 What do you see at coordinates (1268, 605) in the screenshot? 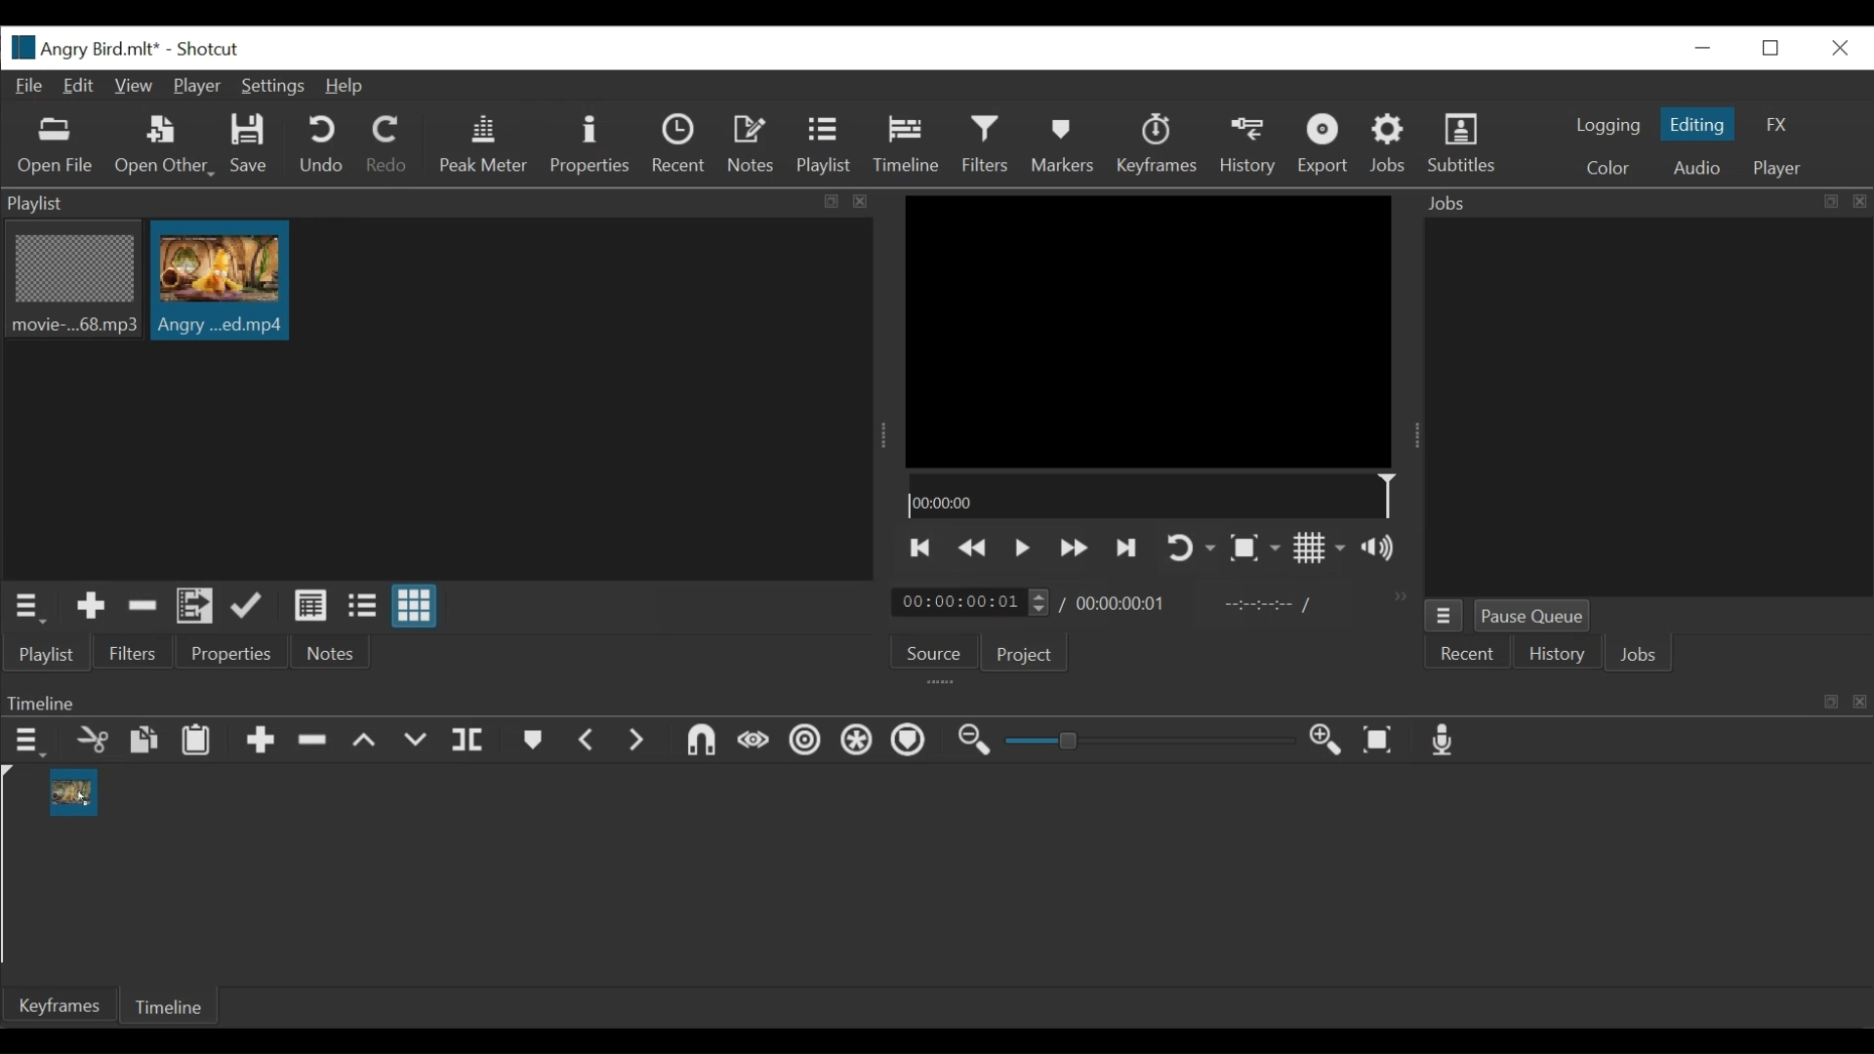
I see `In point` at bounding box center [1268, 605].